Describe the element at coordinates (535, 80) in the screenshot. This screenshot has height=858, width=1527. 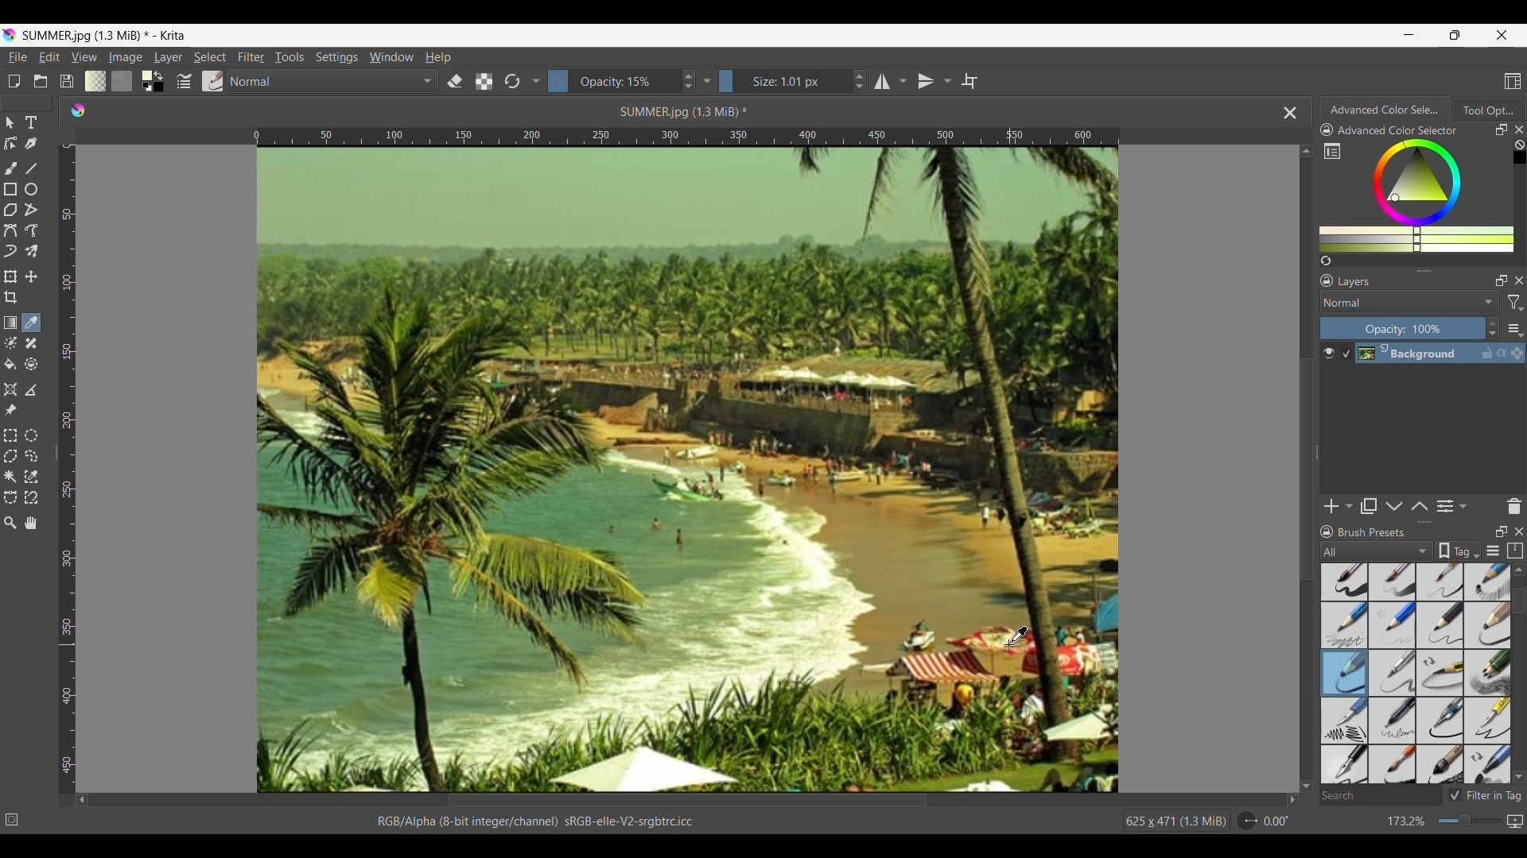
I see `Settings dropdown` at that location.